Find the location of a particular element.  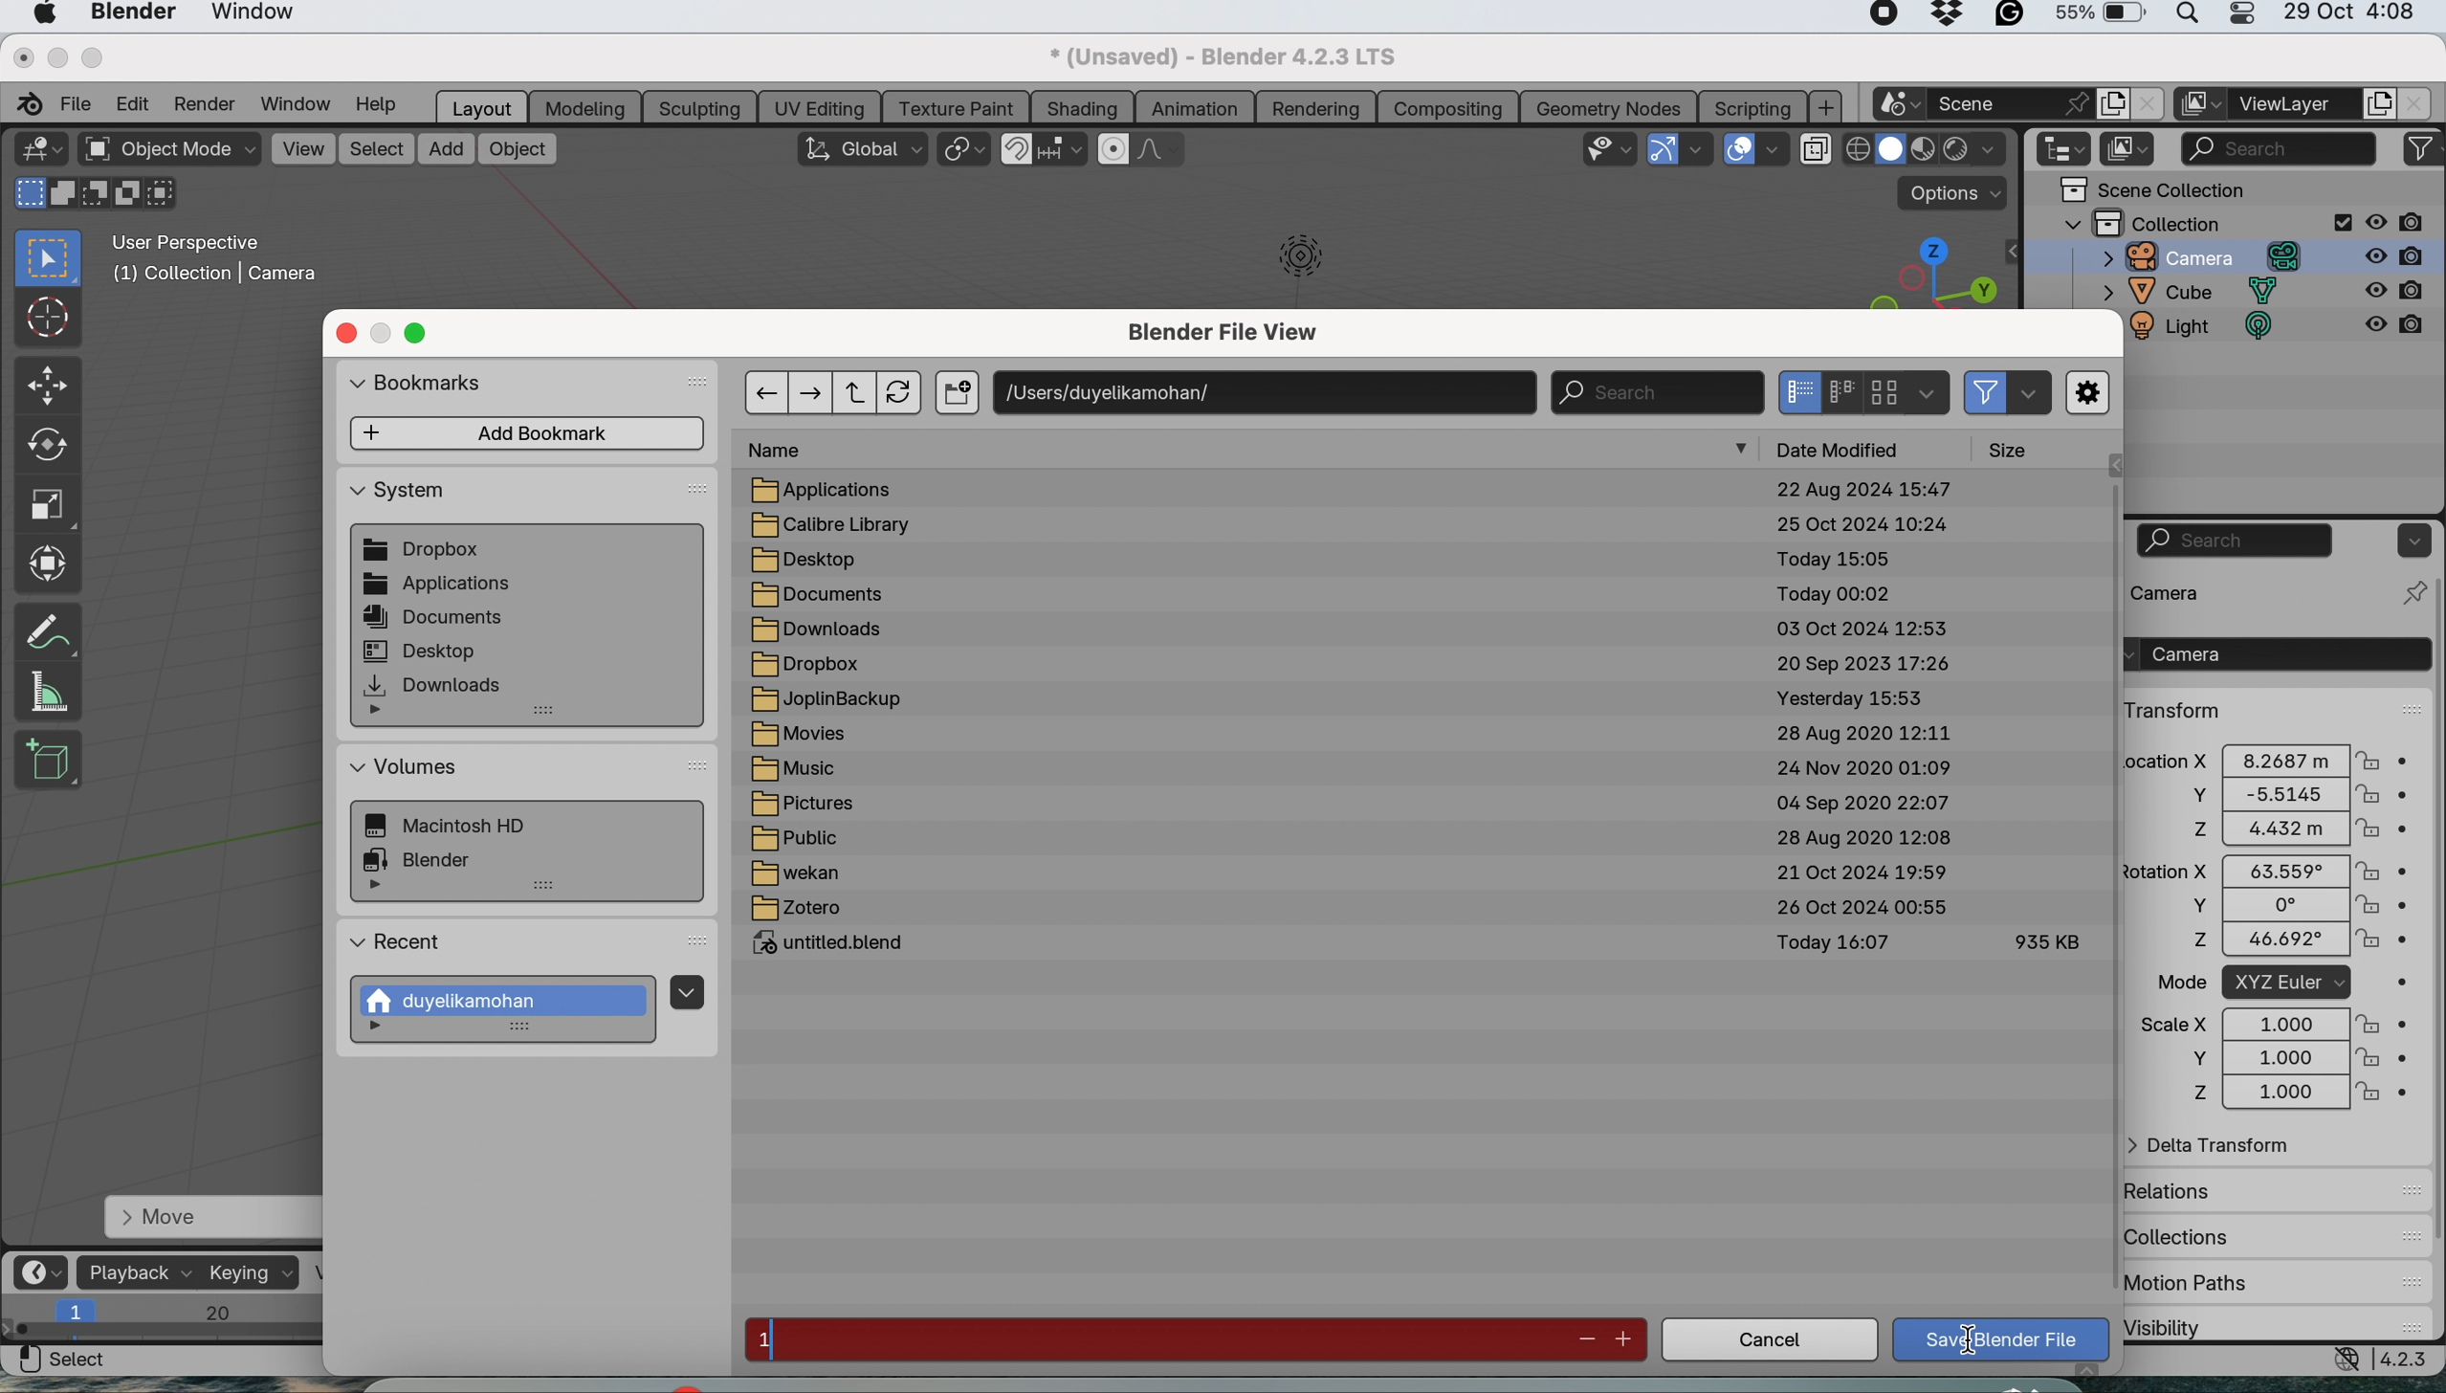

downloads is located at coordinates (817, 629).